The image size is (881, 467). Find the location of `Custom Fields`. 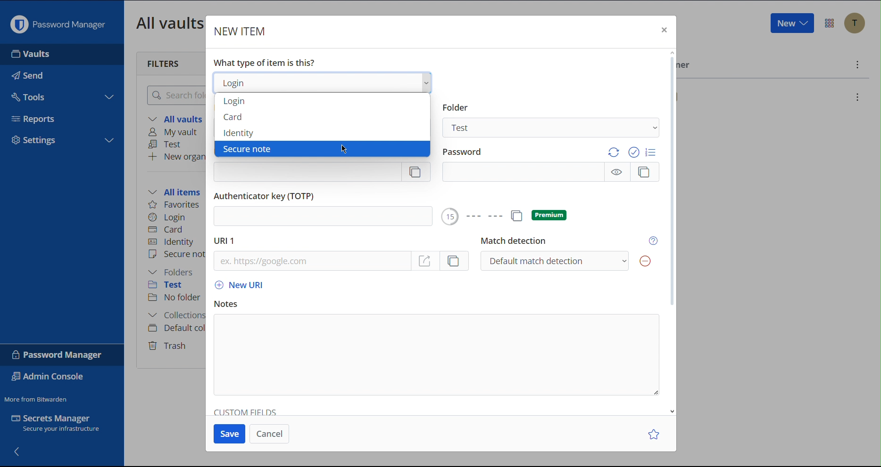

Custom Fields is located at coordinates (246, 410).